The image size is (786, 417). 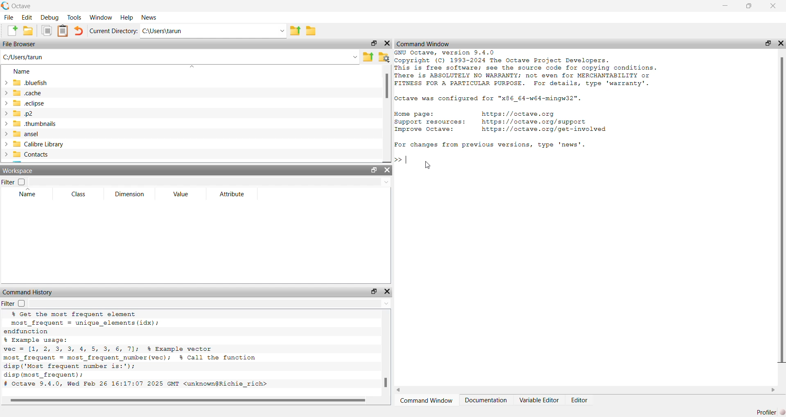 I want to click on Filter, so click(x=14, y=303).